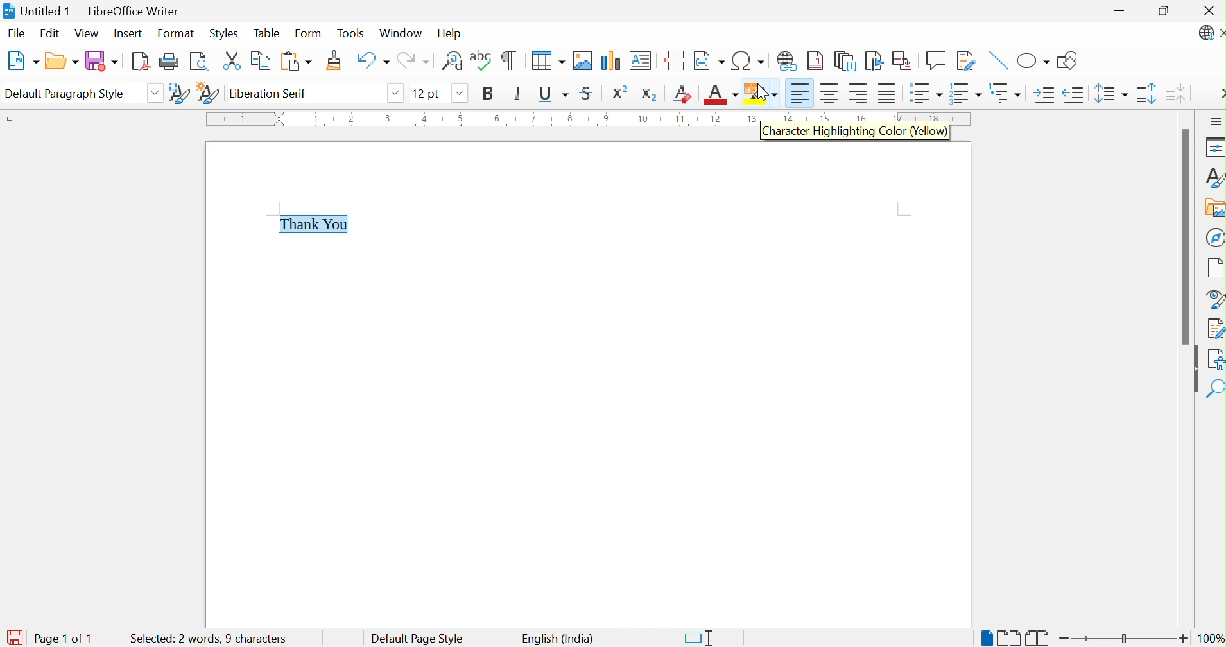 Image resolution: width=1226 pixels, height=647 pixels. Describe the element at coordinates (130, 33) in the screenshot. I see `Insert` at that location.